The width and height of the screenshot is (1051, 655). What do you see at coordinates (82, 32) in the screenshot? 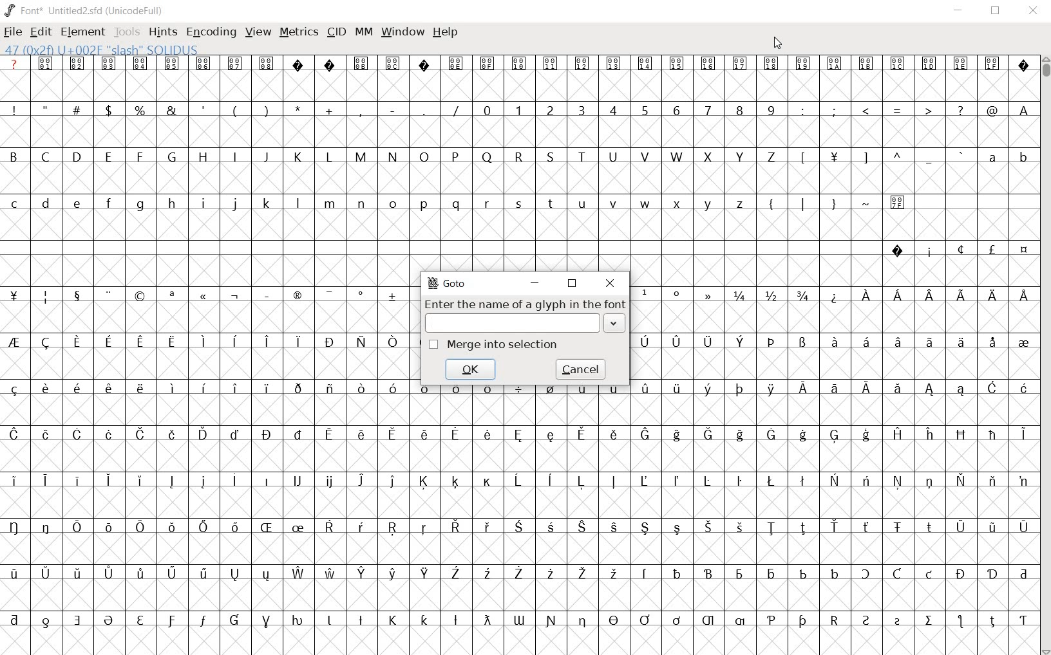
I see `ELEMENT` at bounding box center [82, 32].